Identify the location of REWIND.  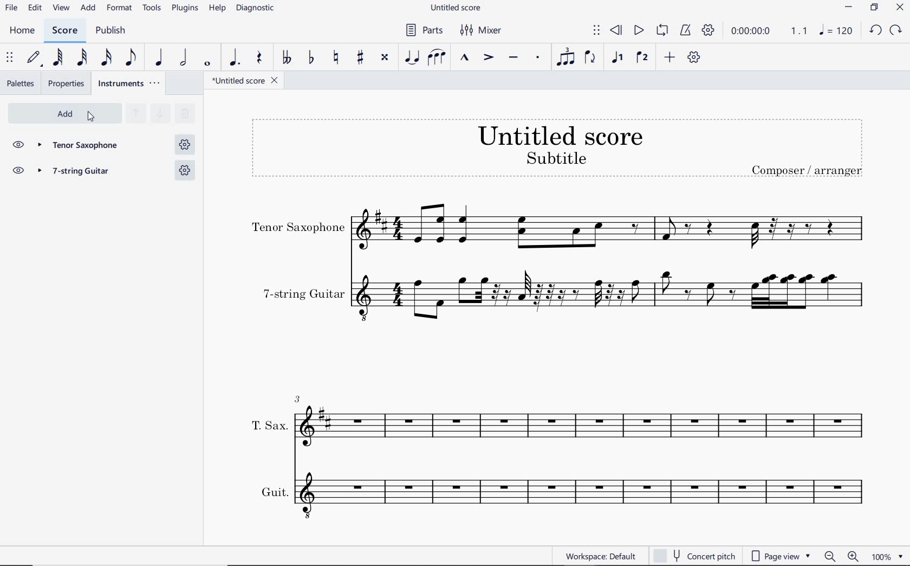
(616, 31).